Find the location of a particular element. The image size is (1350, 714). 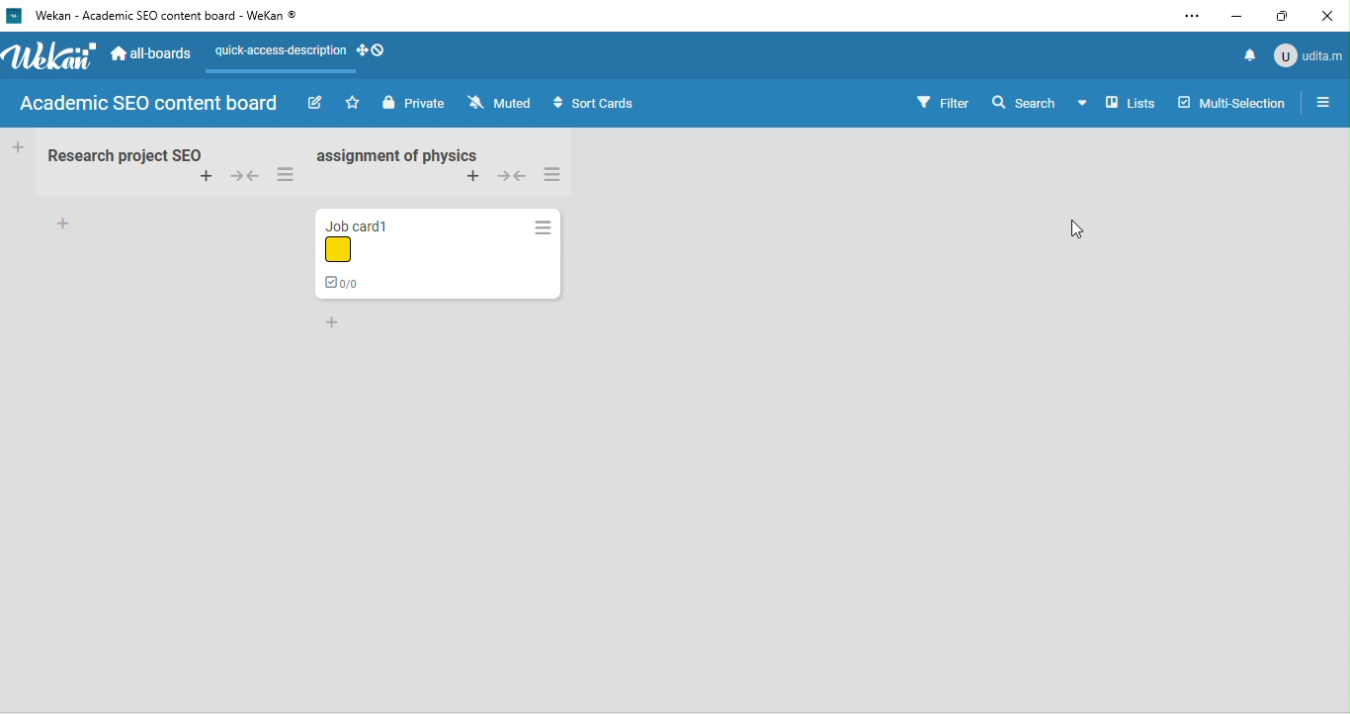

private is located at coordinates (413, 102).